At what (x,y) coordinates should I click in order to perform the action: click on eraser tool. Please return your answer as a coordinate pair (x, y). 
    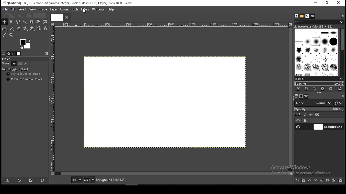
    Looking at the image, I should click on (26, 29).